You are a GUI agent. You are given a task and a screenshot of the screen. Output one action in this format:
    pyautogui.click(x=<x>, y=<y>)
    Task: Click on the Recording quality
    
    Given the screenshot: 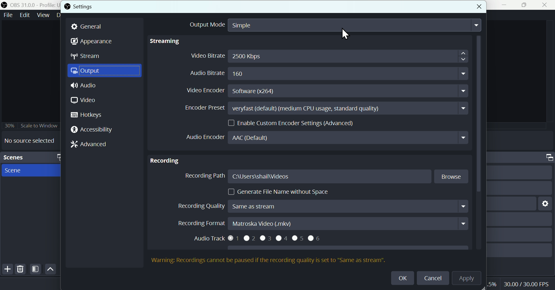 What is the action you would take?
    pyautogui.click(x=321, y=206)
    